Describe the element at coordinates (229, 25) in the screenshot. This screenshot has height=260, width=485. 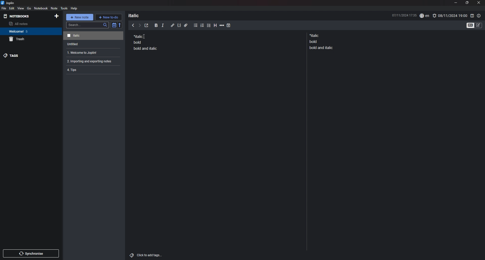
I see `add time` at that location.